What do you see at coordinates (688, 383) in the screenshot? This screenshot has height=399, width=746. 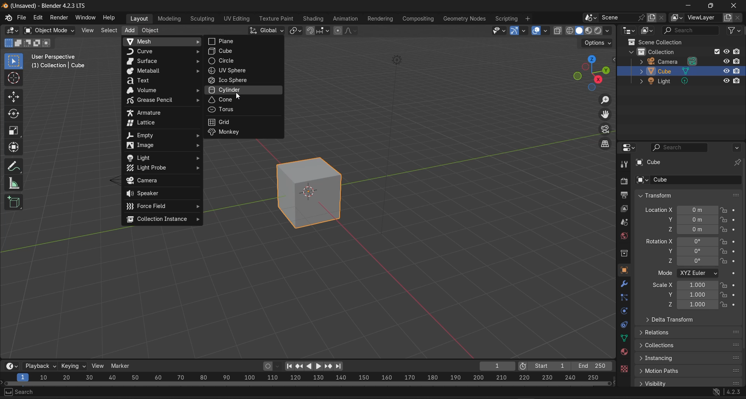 I see `visibility` at bounding box center [688, 383].